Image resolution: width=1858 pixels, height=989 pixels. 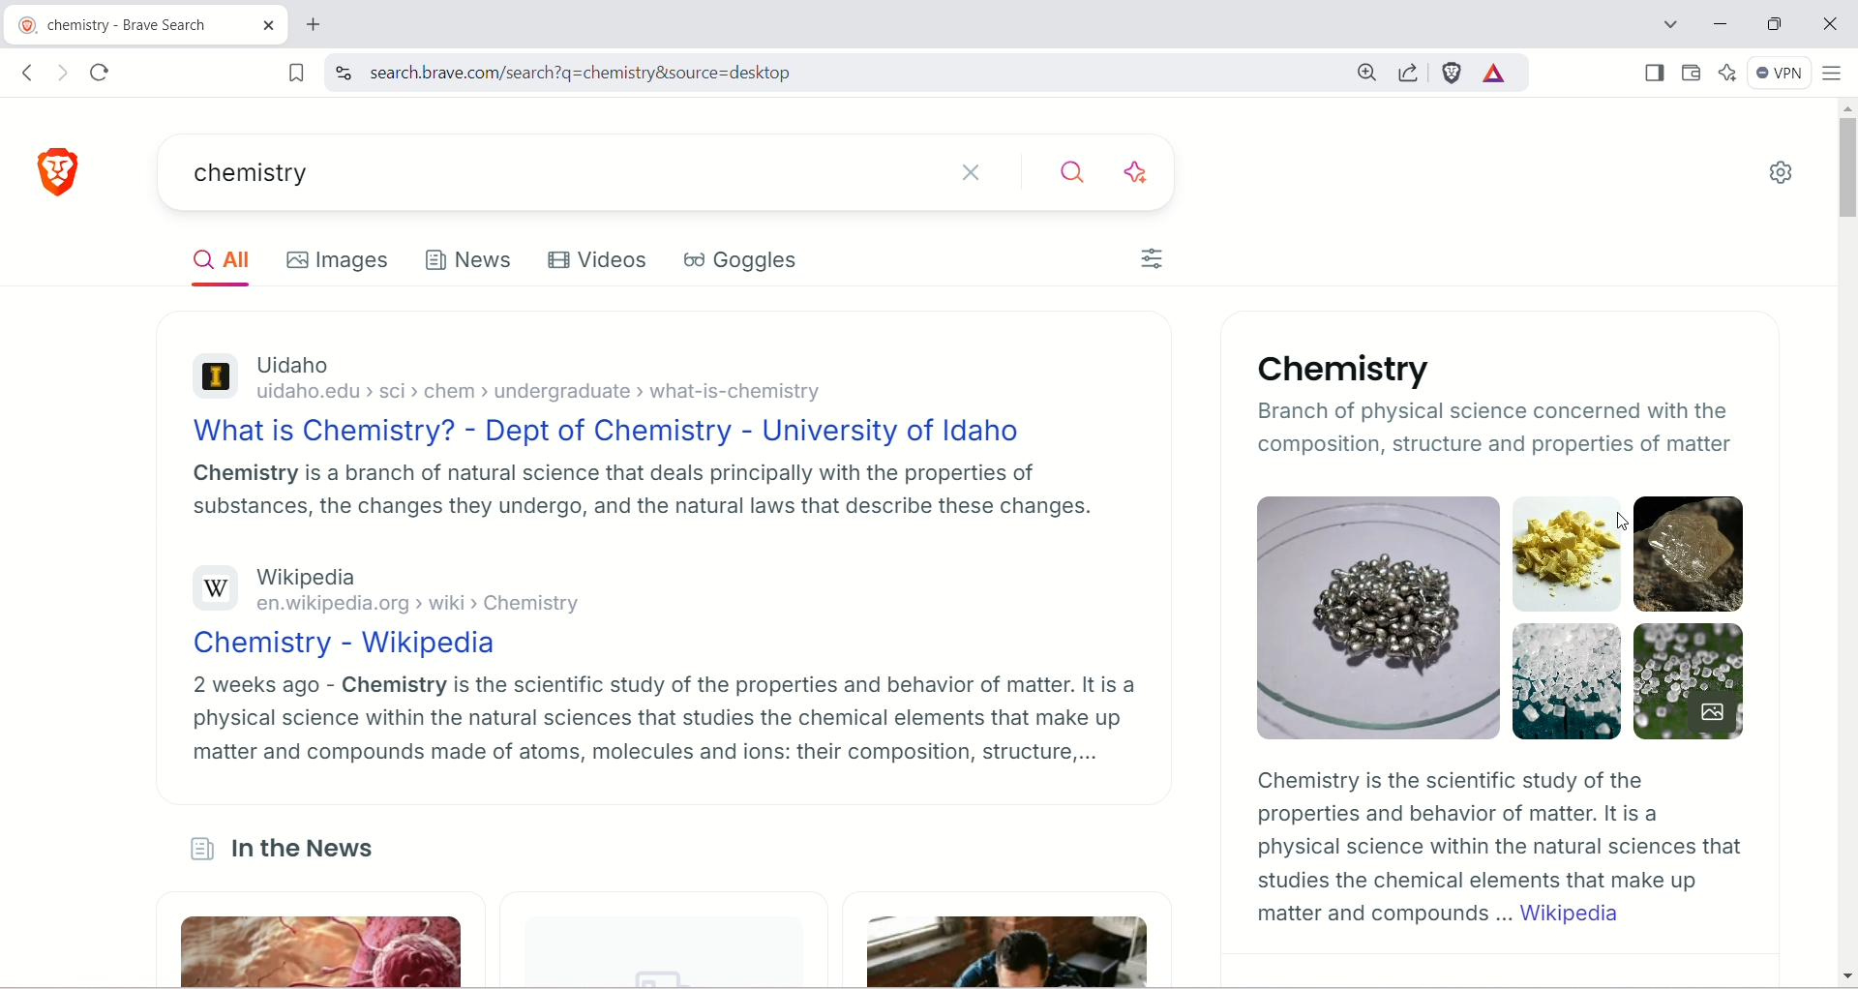 What do you see at coordinates (621, 431) in the screenshot?
I see `What is Chemistry? - Dept of Chemistry - University of Idaho` at bounding box center [621, 431].